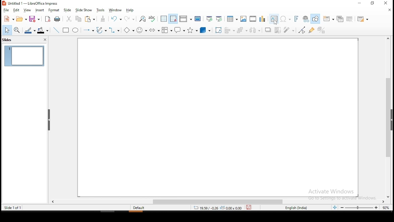 Image resolution: width=394 pixels, height=222 pixels. Describe the element at coordinates (56, 31) in the screenshot. I see `line` at that location.